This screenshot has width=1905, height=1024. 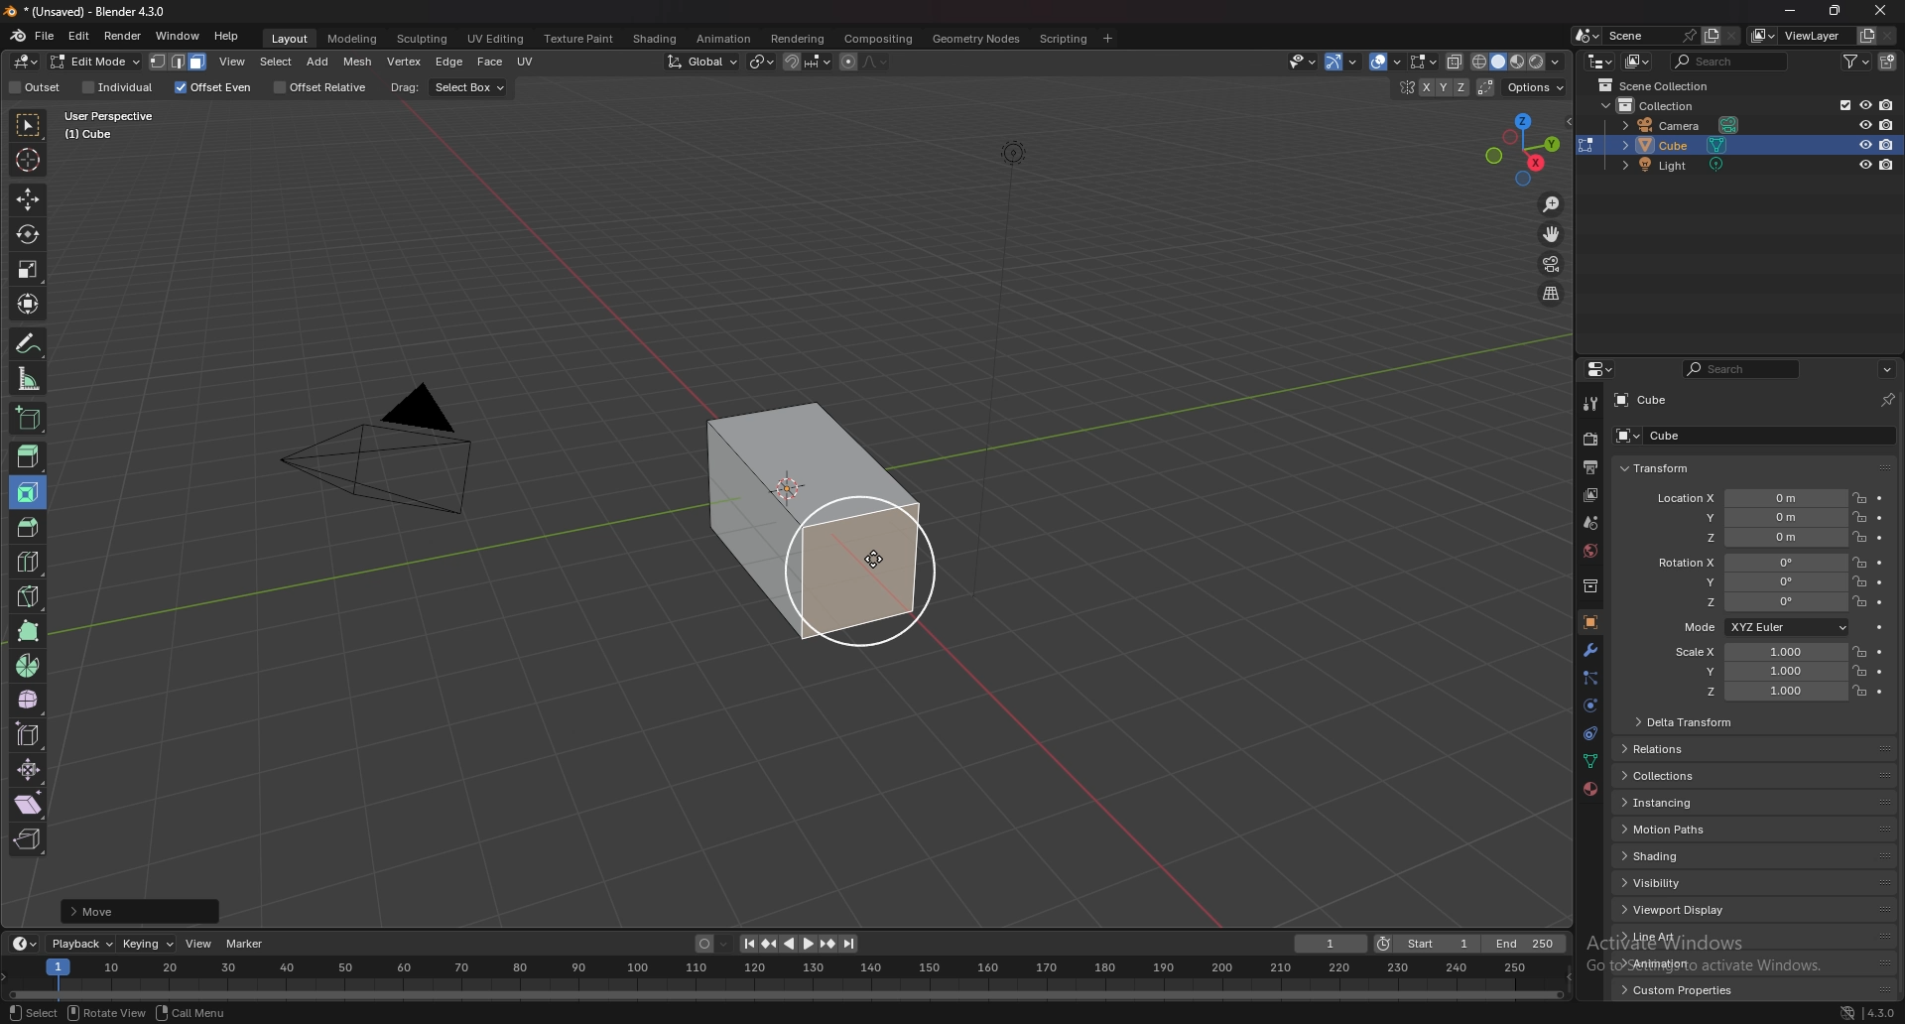 What do you see at coordinates (45, 36) in the screenshot?
I see `file` at bounding box center [45, 36].